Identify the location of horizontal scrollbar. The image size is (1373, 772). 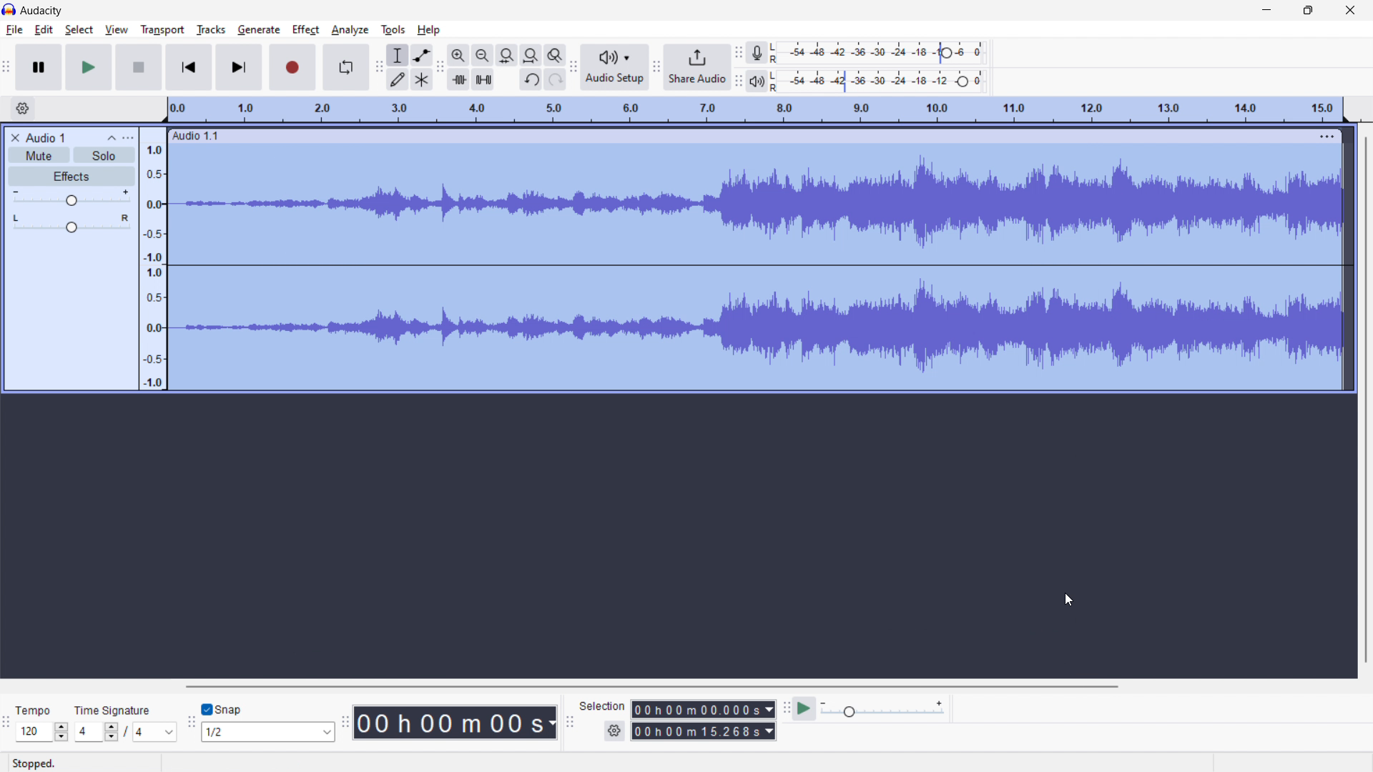
(649, 686).